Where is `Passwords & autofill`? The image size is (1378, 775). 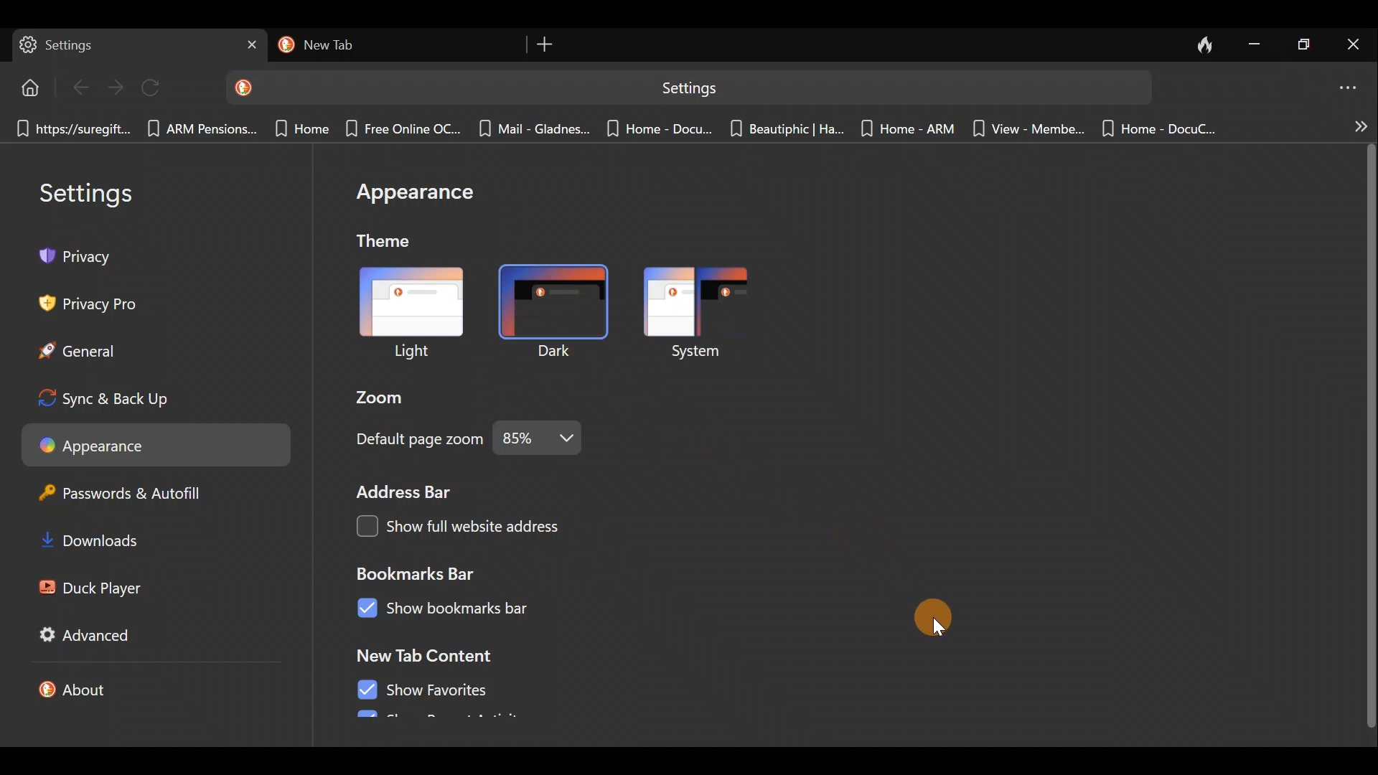 Passwords & autofill is located at coordinates (121, 492).